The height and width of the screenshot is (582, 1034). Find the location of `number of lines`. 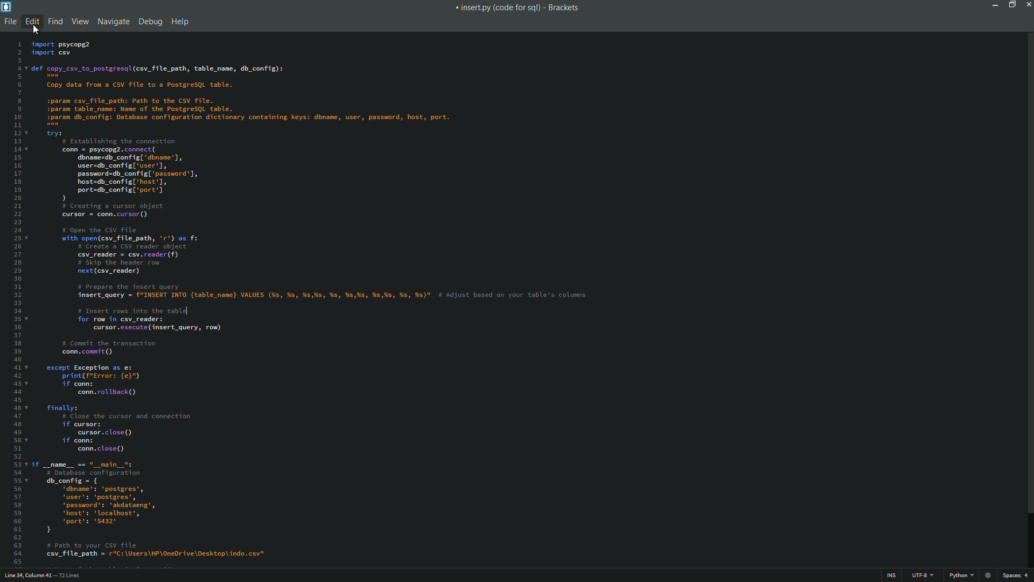

number of lines is located at coordinates (69, 577).